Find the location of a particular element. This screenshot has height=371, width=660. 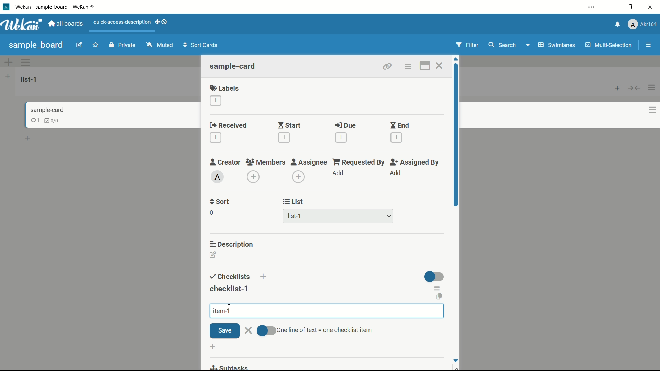

add date is located at coordinates (396, 137).